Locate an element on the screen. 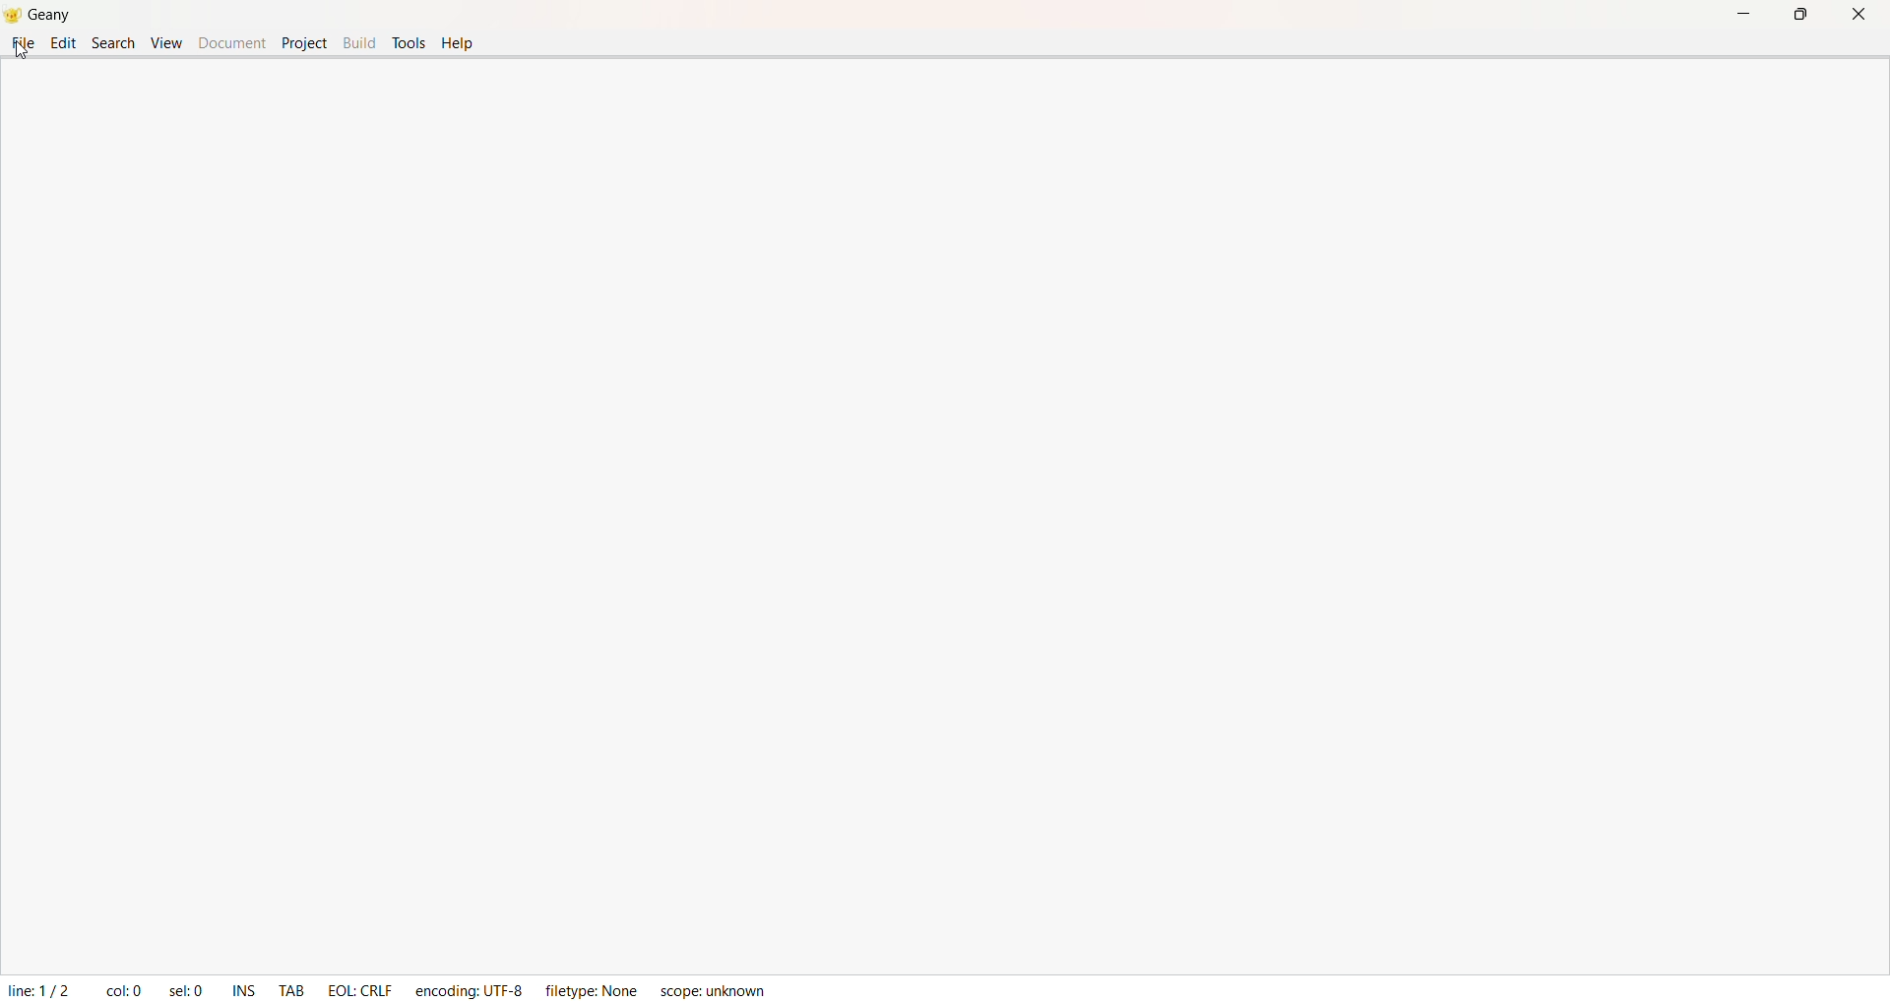  FileType: None is located at coordinates (592, 988).